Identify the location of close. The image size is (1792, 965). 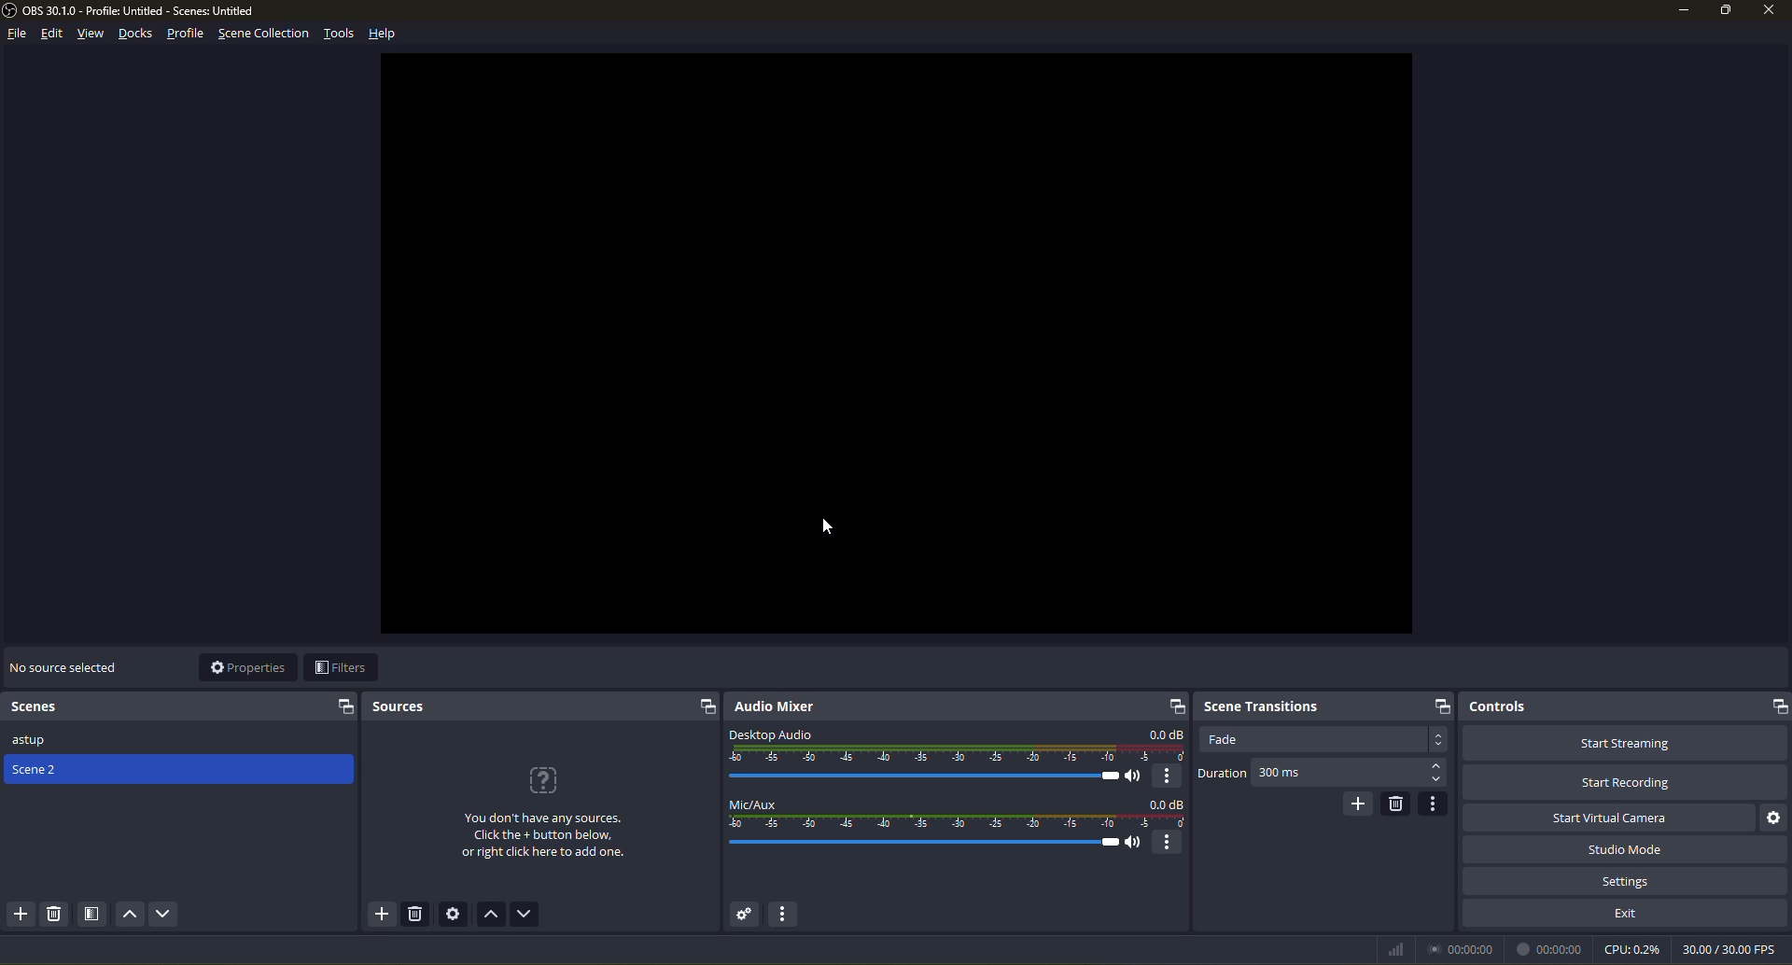
(1770, 11).